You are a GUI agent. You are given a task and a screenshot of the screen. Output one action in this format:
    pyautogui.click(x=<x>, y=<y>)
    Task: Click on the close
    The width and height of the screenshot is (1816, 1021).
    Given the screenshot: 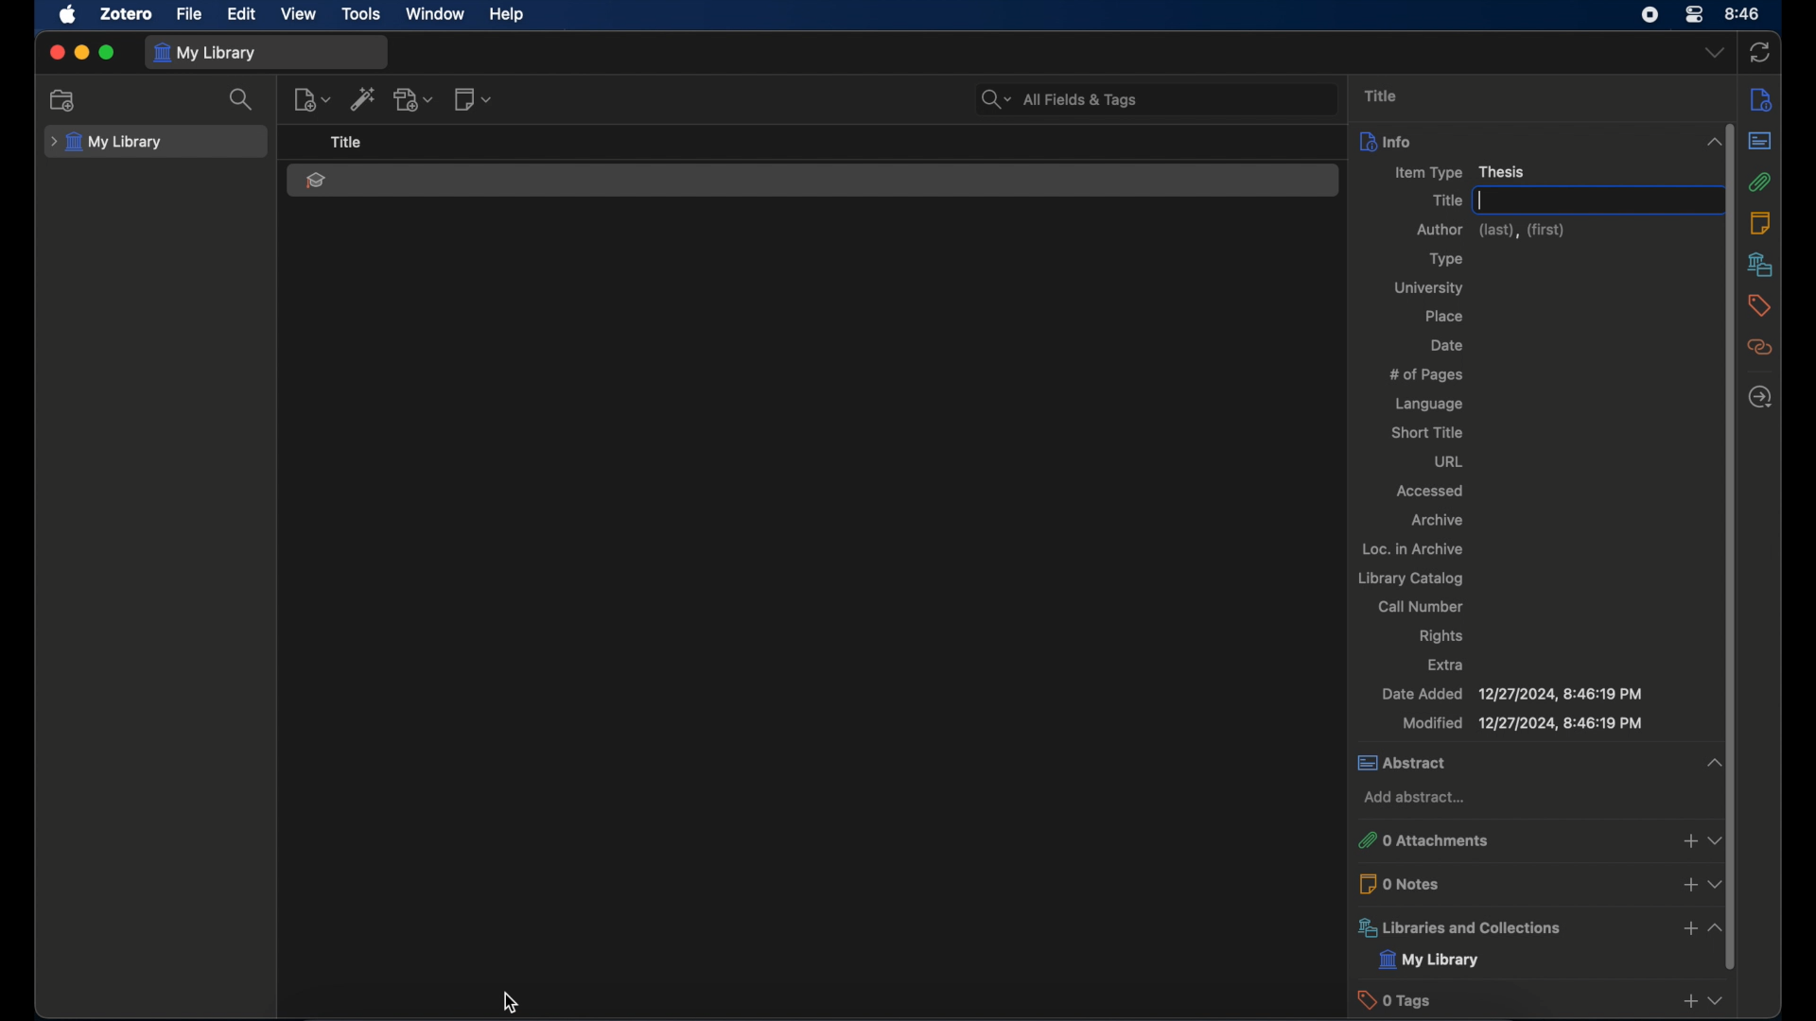 What is the action you would take?
    pyautogui.click(x=57, y=52)
    